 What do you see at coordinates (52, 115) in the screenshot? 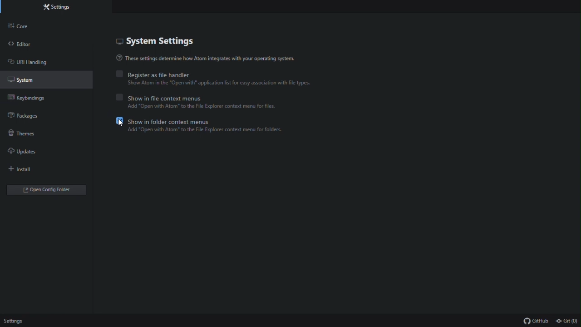
I see `Packages` at bounding box center [52, 115].